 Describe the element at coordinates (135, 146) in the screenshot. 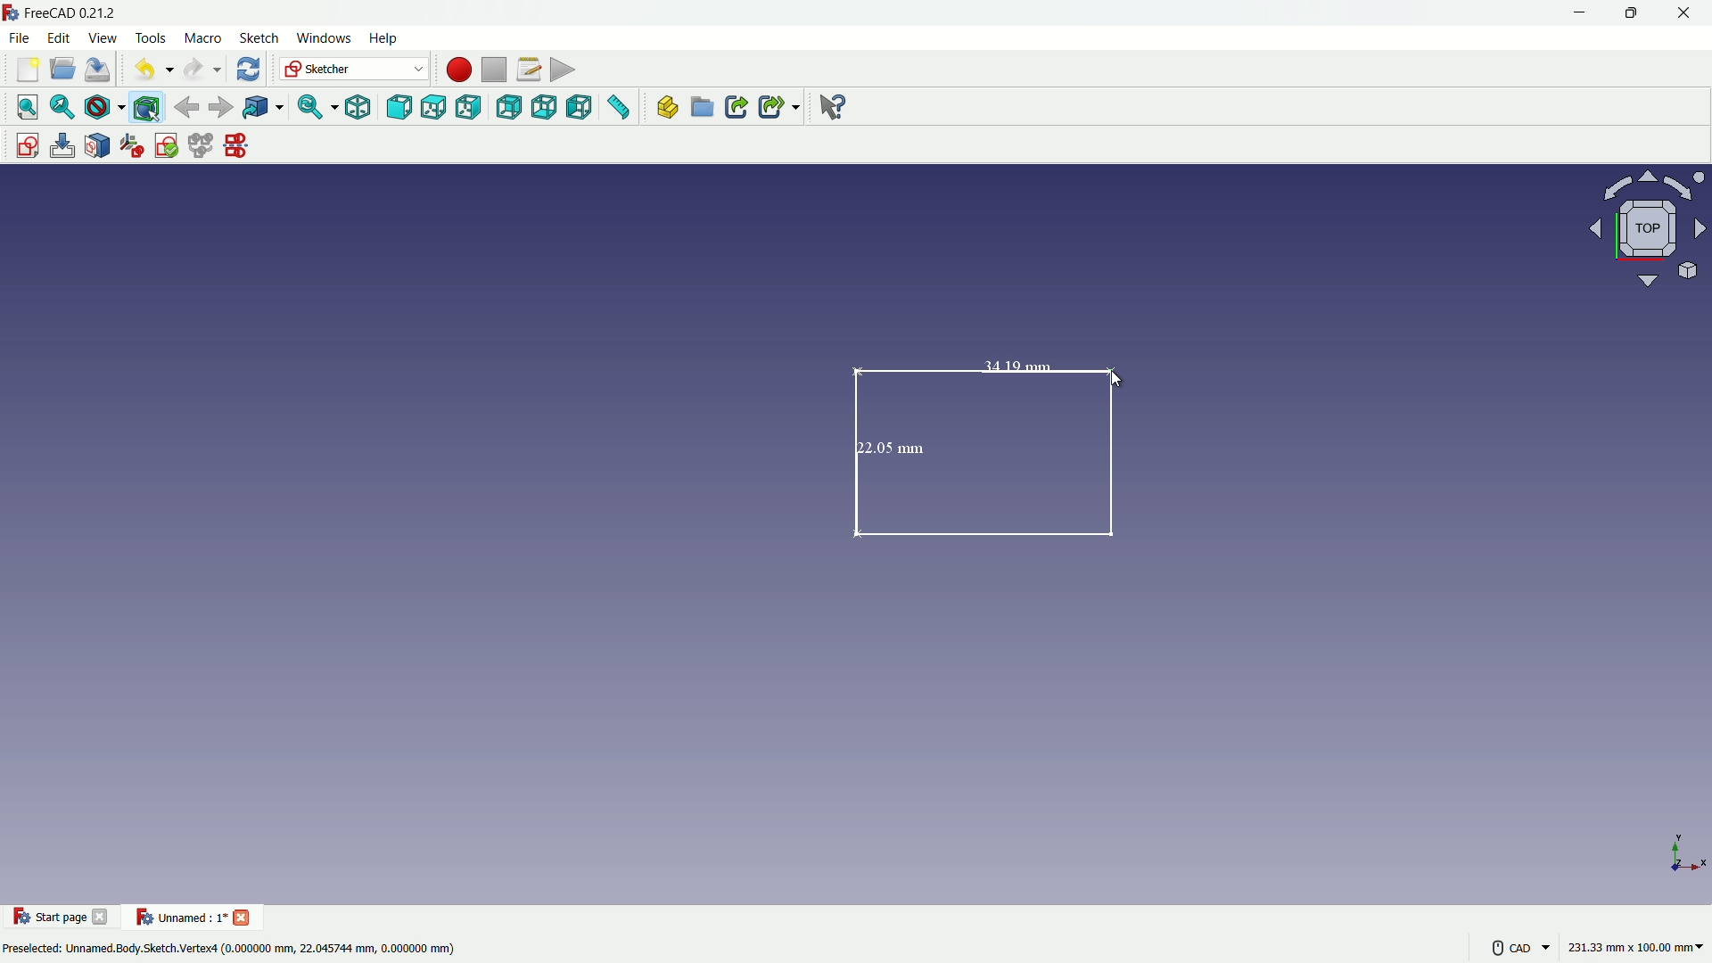

I see `reorient sketches` at that location.